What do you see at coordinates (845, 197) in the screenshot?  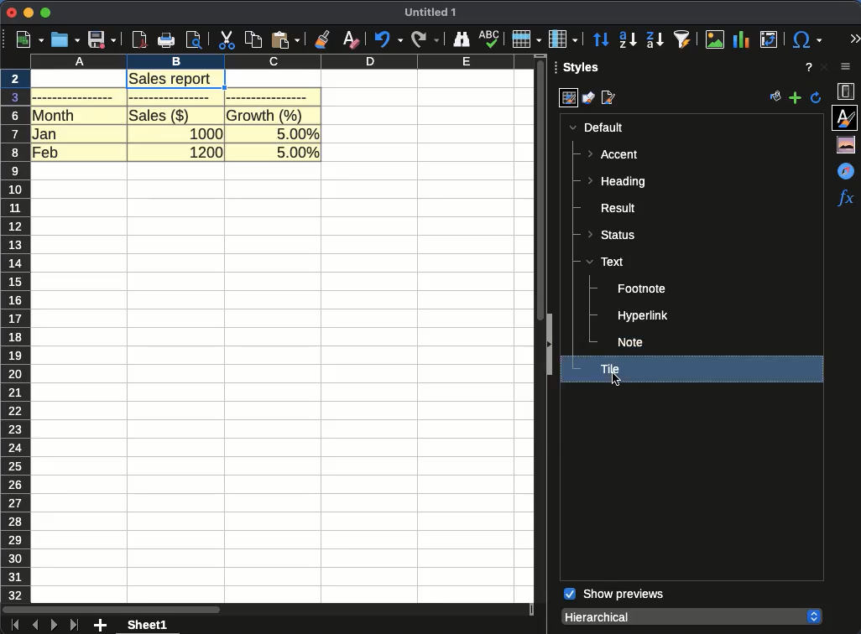 I see `functions` at bounding box center [845, 197].